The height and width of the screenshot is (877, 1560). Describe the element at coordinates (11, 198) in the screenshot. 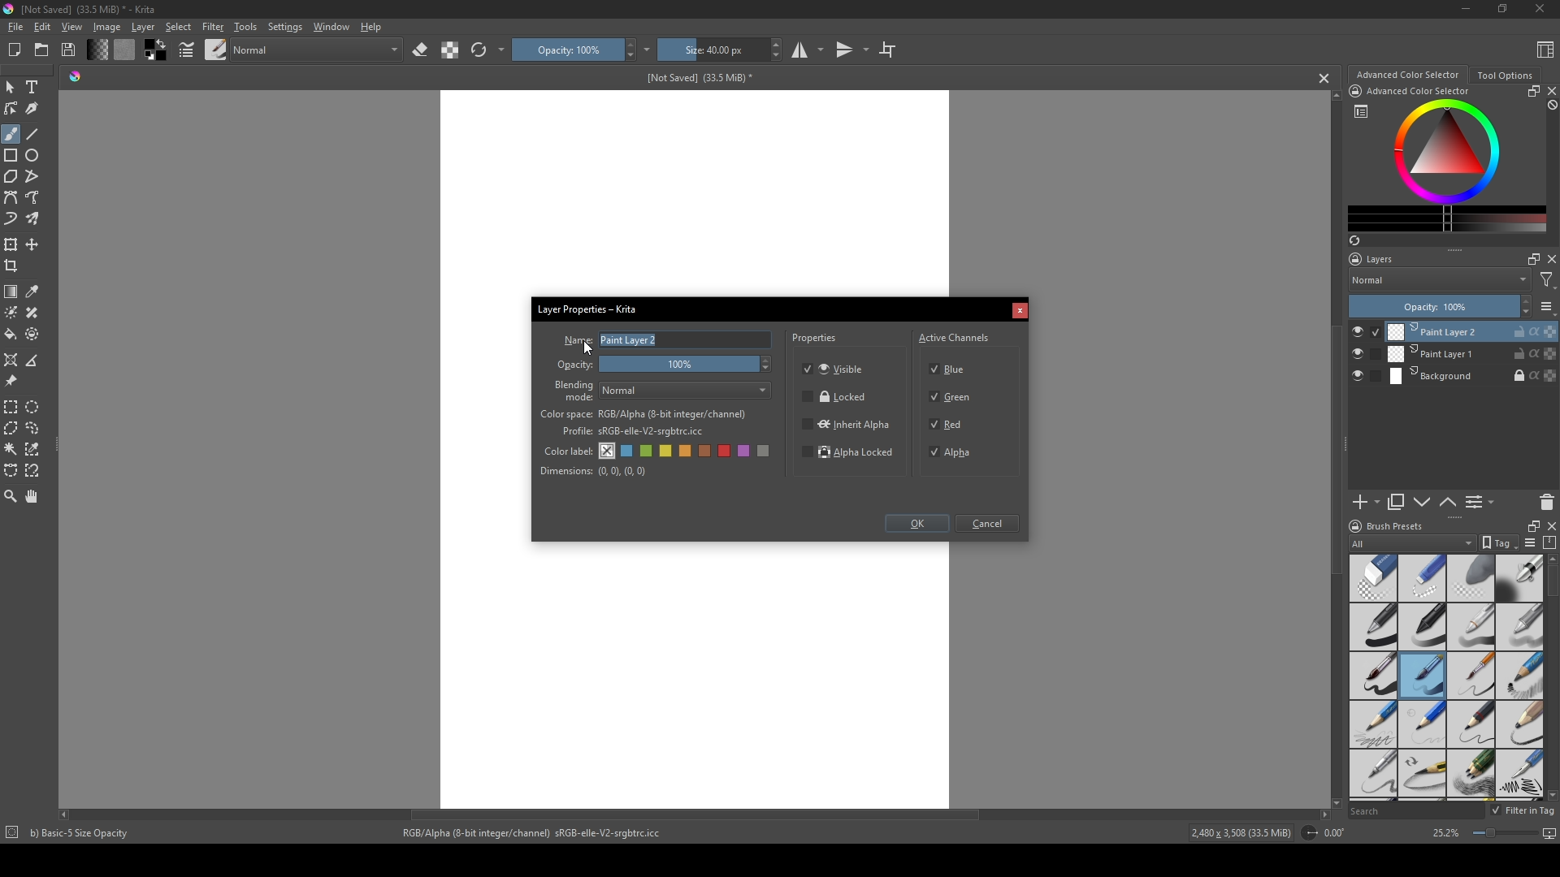

I see `bezier` at that location.